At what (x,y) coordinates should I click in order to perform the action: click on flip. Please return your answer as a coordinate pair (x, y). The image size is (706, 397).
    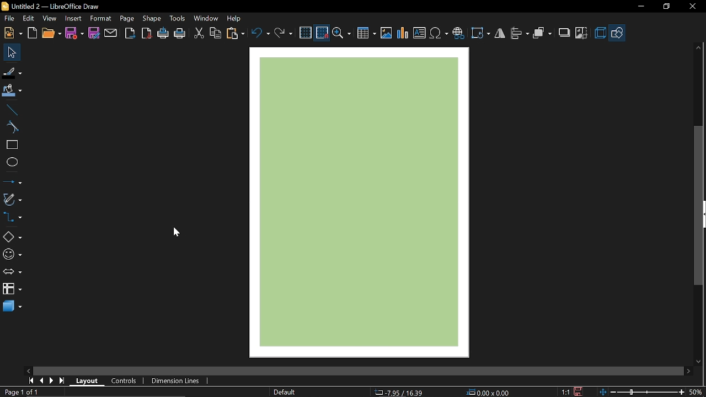
    Looking at the image, I should click on (500, 34).